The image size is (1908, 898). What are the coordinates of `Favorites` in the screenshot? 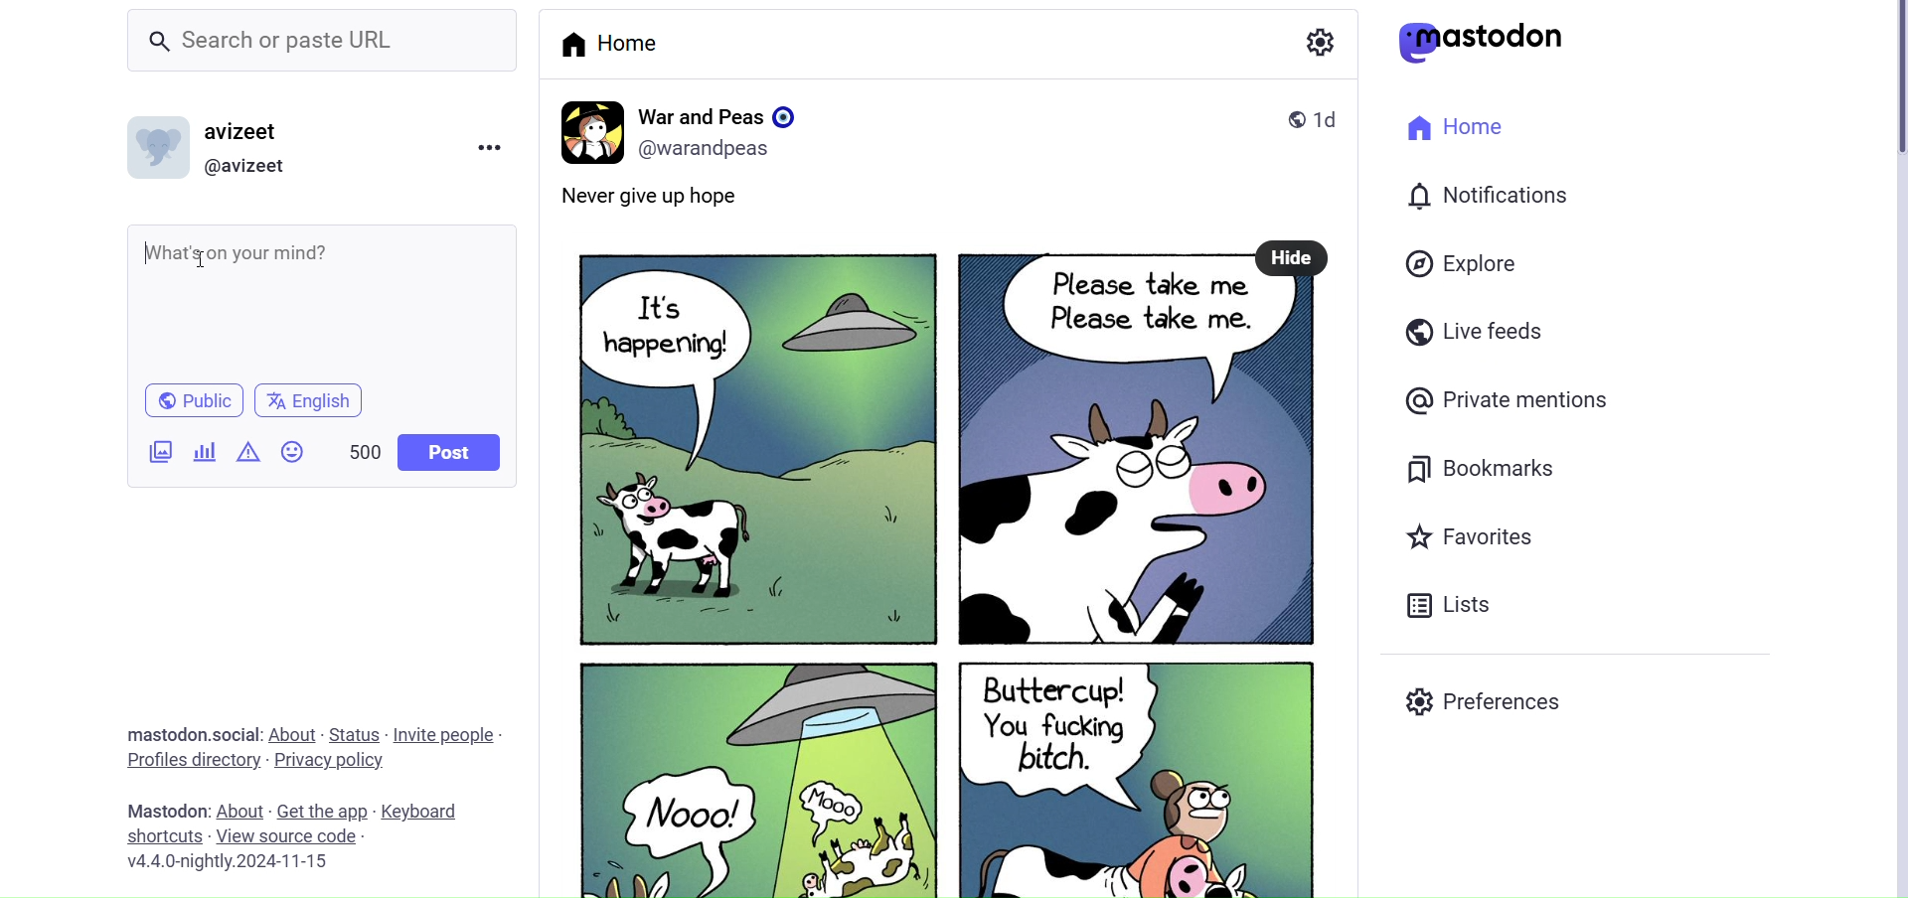 It's located at (1469, 535).